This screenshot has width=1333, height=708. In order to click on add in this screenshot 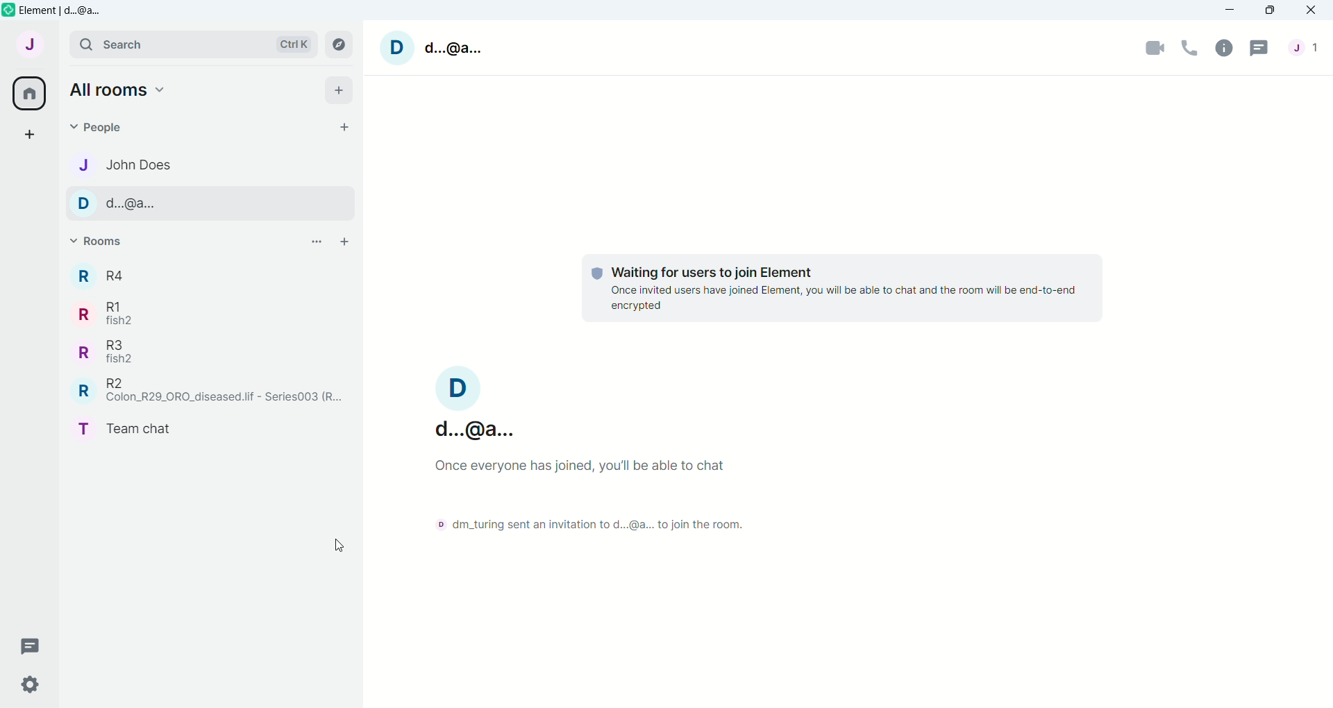, I will do `click(342, 90)`.